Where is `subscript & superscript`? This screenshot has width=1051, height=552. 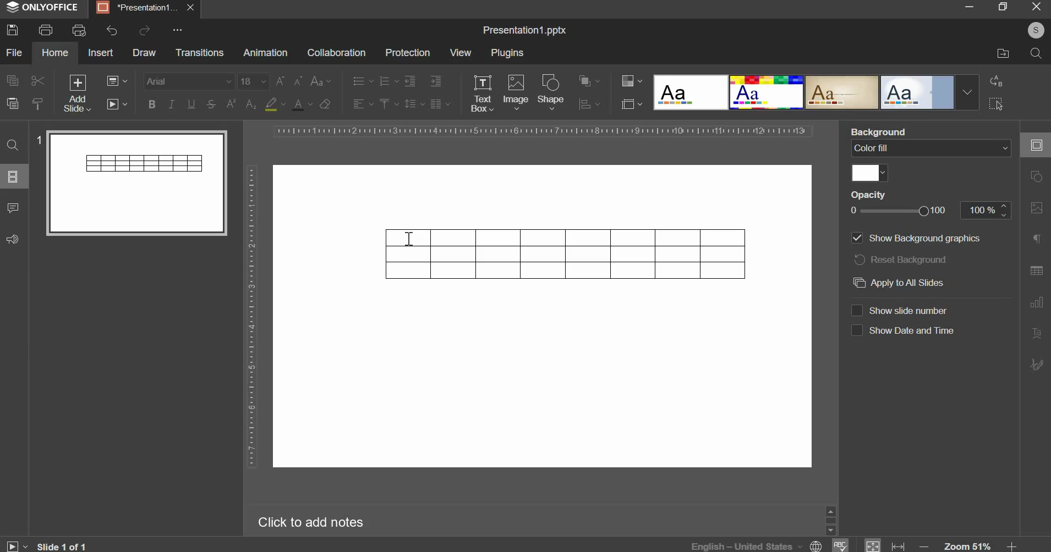
subscript & superscript is located at coordinates (241, 103).